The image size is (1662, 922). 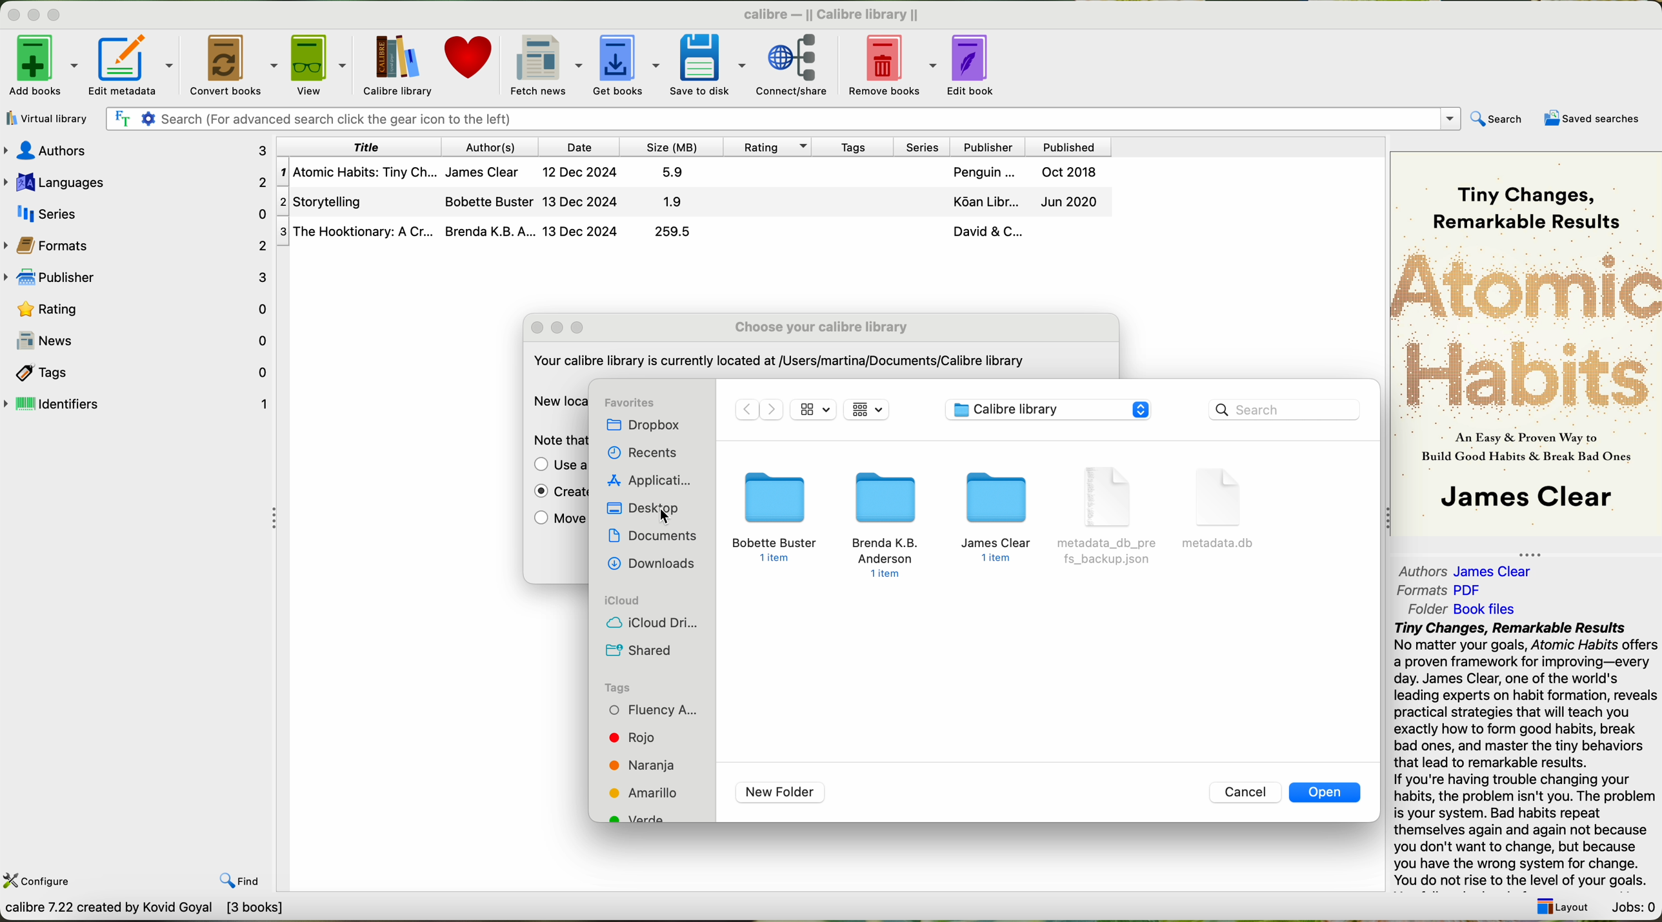 I want to click on cursor, so click(x=665, y=514).